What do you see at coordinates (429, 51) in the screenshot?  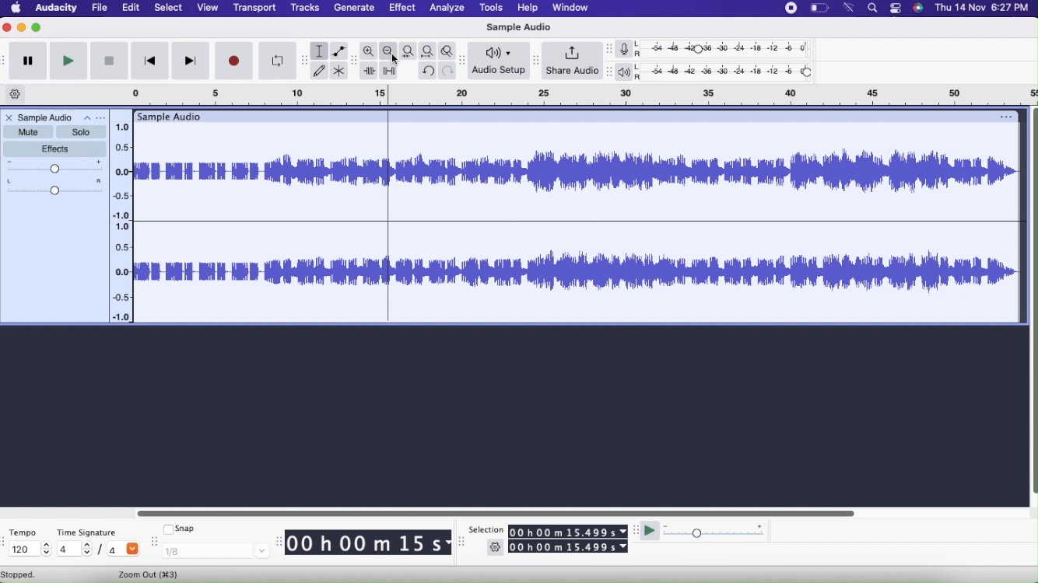 I see `Fit Project to width` at bounding box center [429, 51].